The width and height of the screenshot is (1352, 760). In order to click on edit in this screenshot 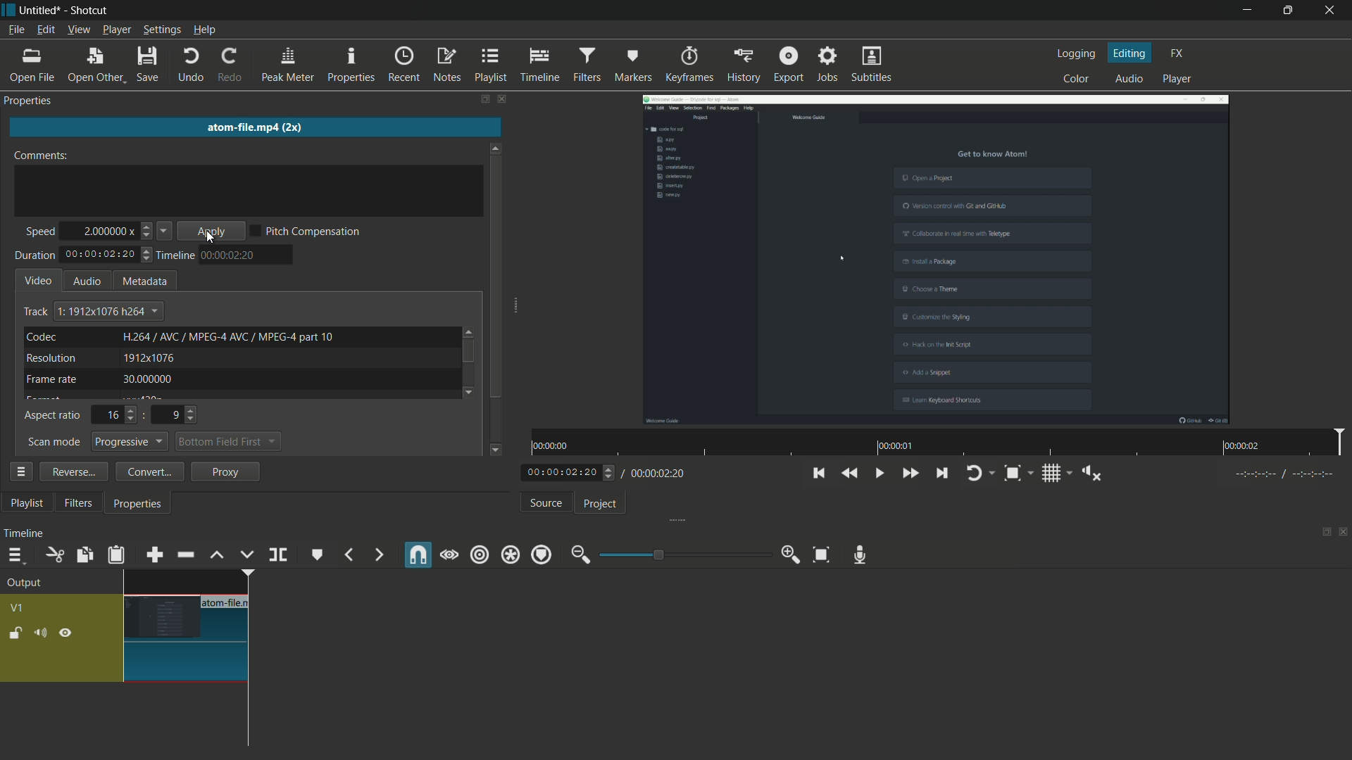, I will do `click(45, 31)`.